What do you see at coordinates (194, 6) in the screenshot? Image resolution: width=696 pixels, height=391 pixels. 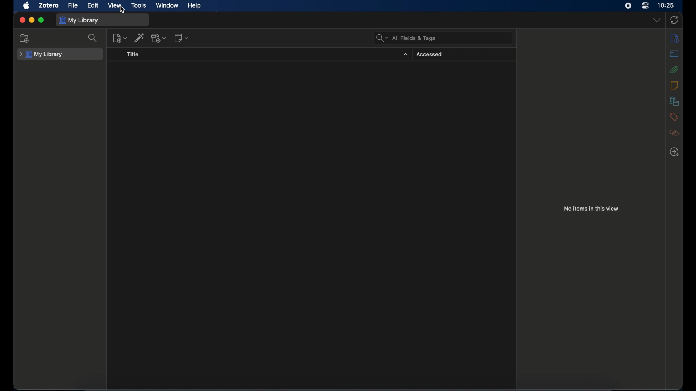 I see `help` at bounding box center [194, 6].